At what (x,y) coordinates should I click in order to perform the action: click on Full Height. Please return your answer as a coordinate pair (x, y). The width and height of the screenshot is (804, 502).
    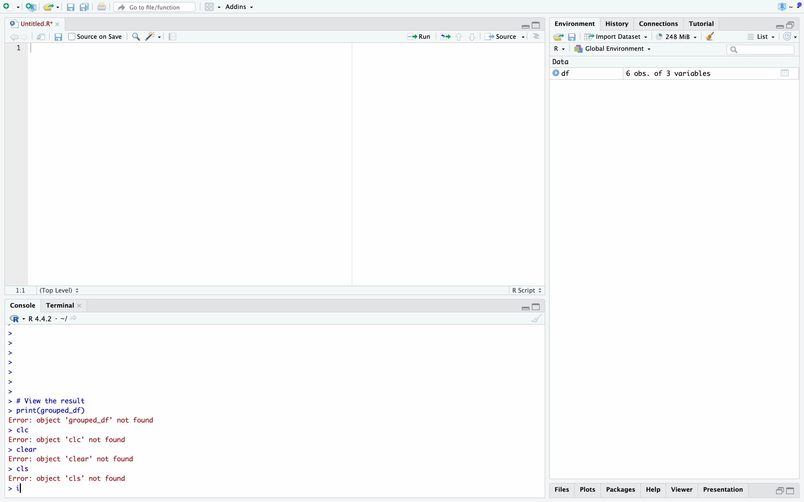
    Looking at the image, I should click on (537, 24).